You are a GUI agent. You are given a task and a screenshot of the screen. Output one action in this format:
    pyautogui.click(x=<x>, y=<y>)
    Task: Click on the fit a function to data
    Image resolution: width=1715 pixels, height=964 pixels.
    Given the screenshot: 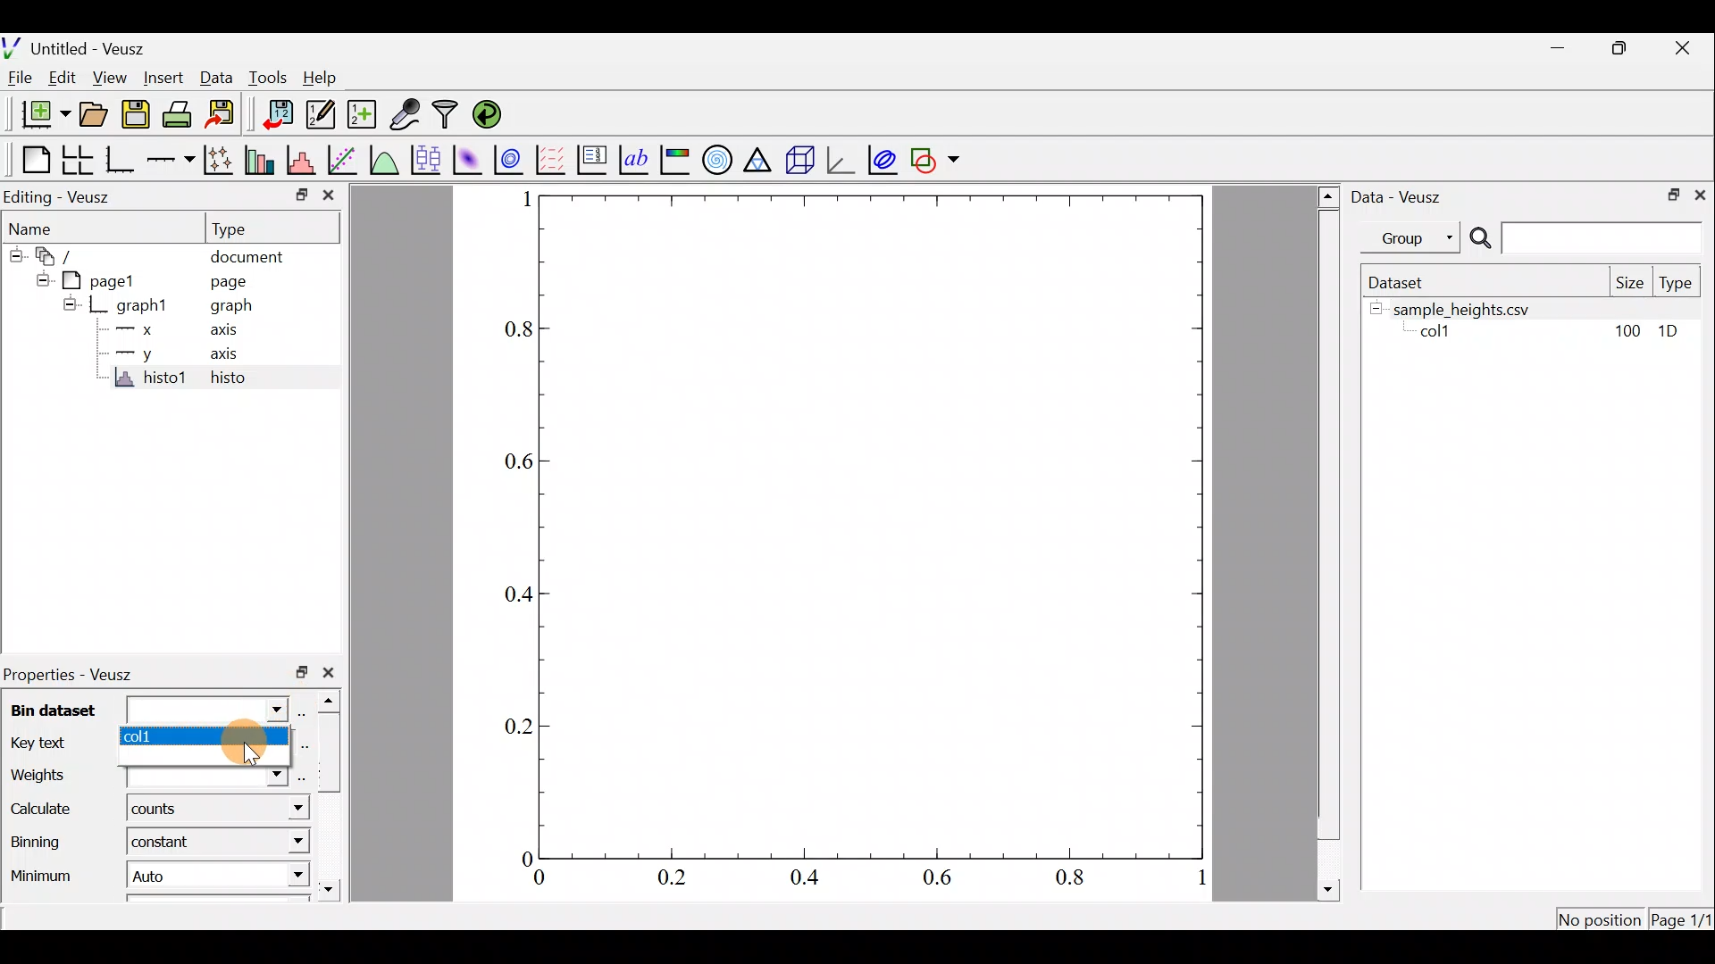 What is the action you would take?
    pyautogui.click(x=345, y=160)
    